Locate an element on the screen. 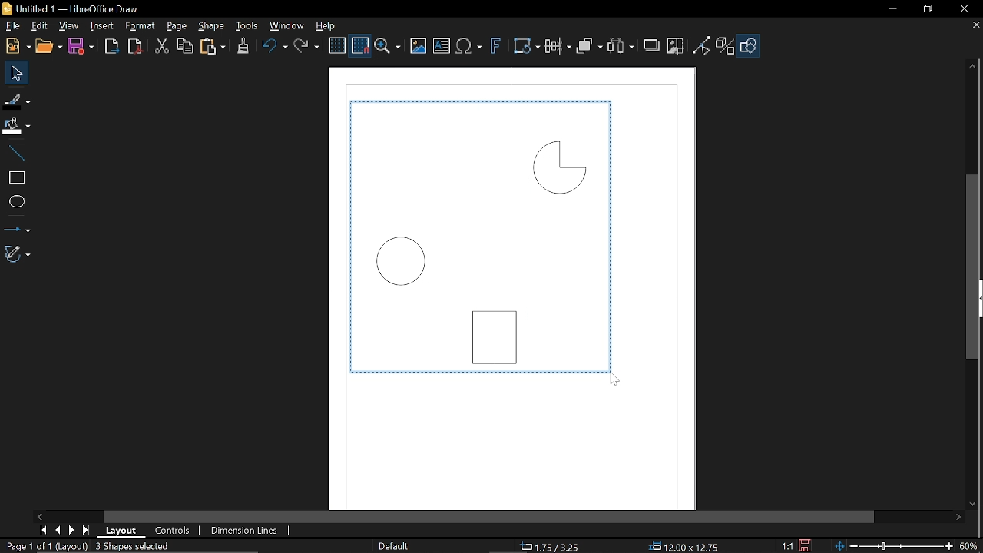 The height and width of the screenshot is (553, 983). Ellipse is located at coordinates (15, 202).